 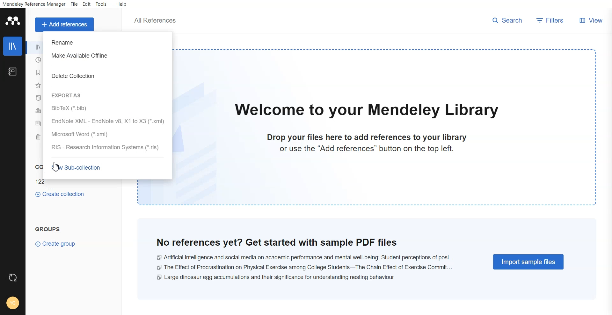 What do you see at coordinates (550, 20) in the screenshot?
I see `Filters` at bounding box center [550, 20].